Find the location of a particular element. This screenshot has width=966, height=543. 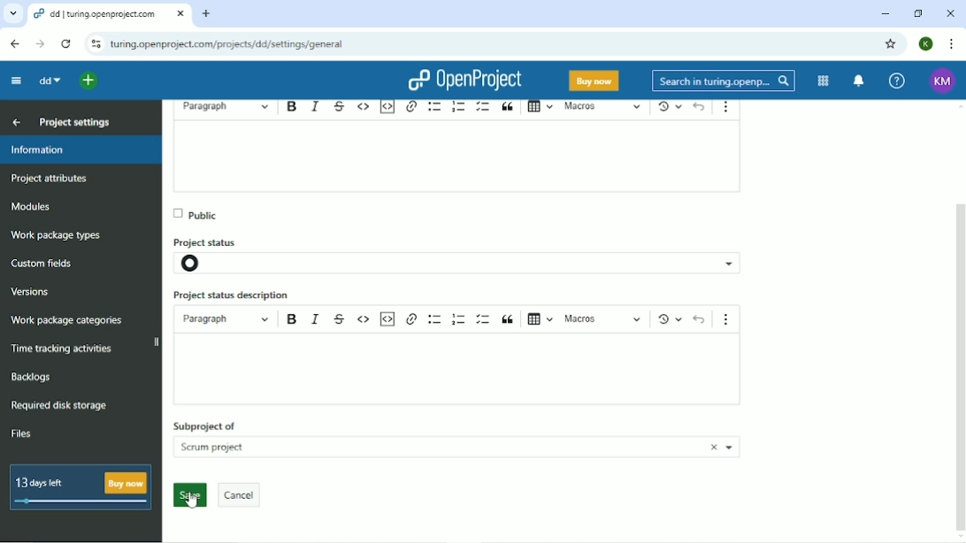

Numbered list is located at coordinates (458, 108).